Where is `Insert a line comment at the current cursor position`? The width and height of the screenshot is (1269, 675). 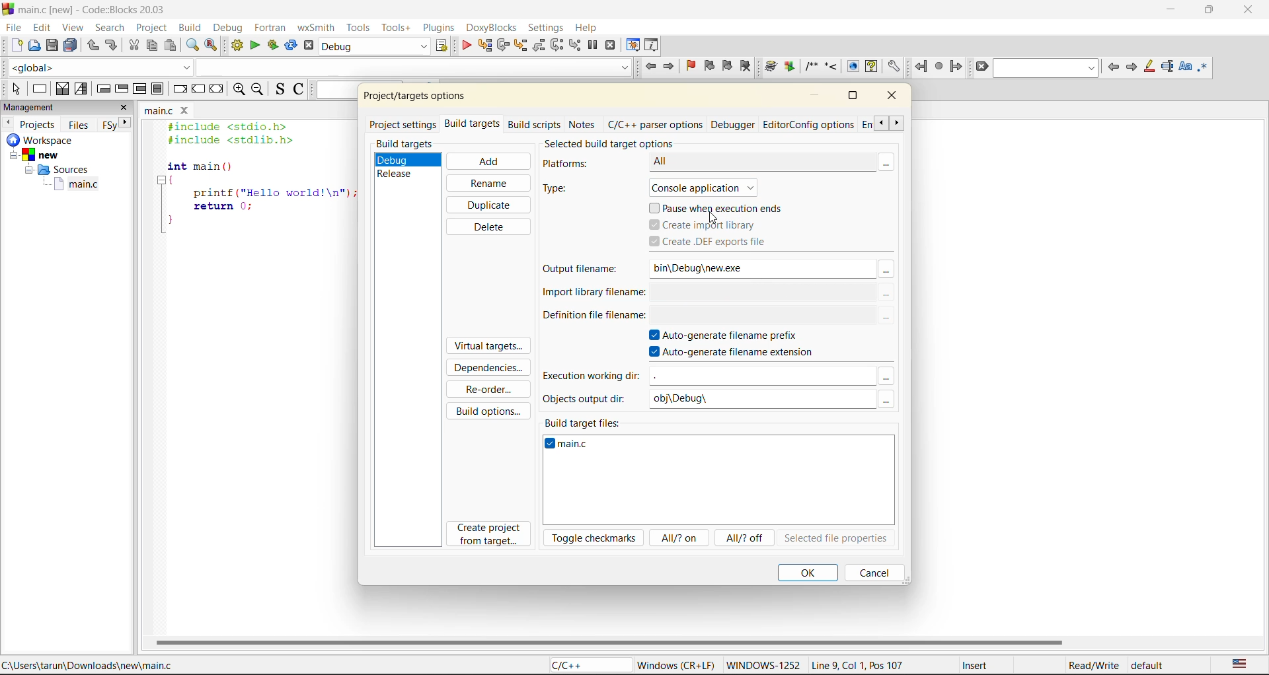 Insert a line comment at the current cursor position is located at coordinates (831, 66).